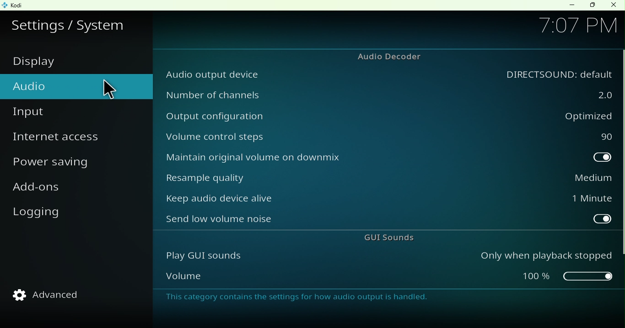 The image size is (625, 328). I want to click on Advanced, so click(53, 298).